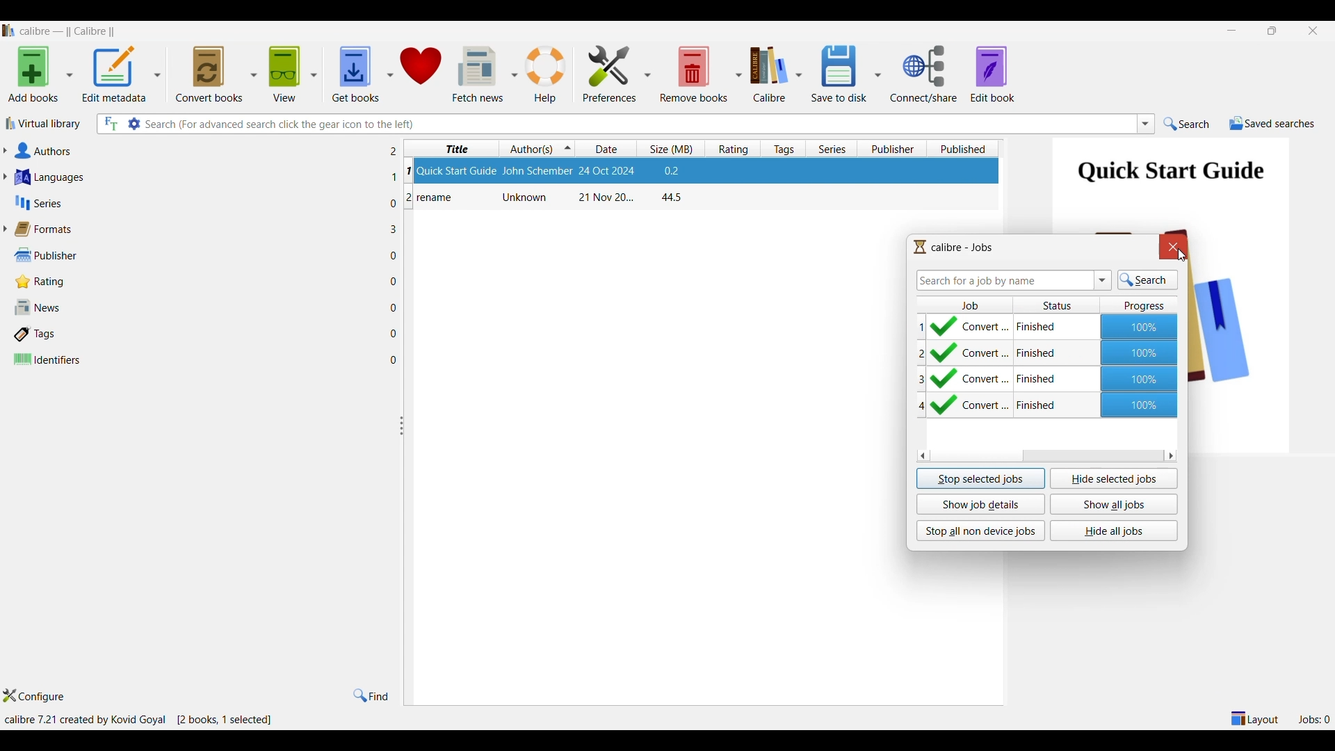  What do you see at coordinates (1184, 258) in the screenshot?
I see `cursor` at bounding box center [1184, 258].